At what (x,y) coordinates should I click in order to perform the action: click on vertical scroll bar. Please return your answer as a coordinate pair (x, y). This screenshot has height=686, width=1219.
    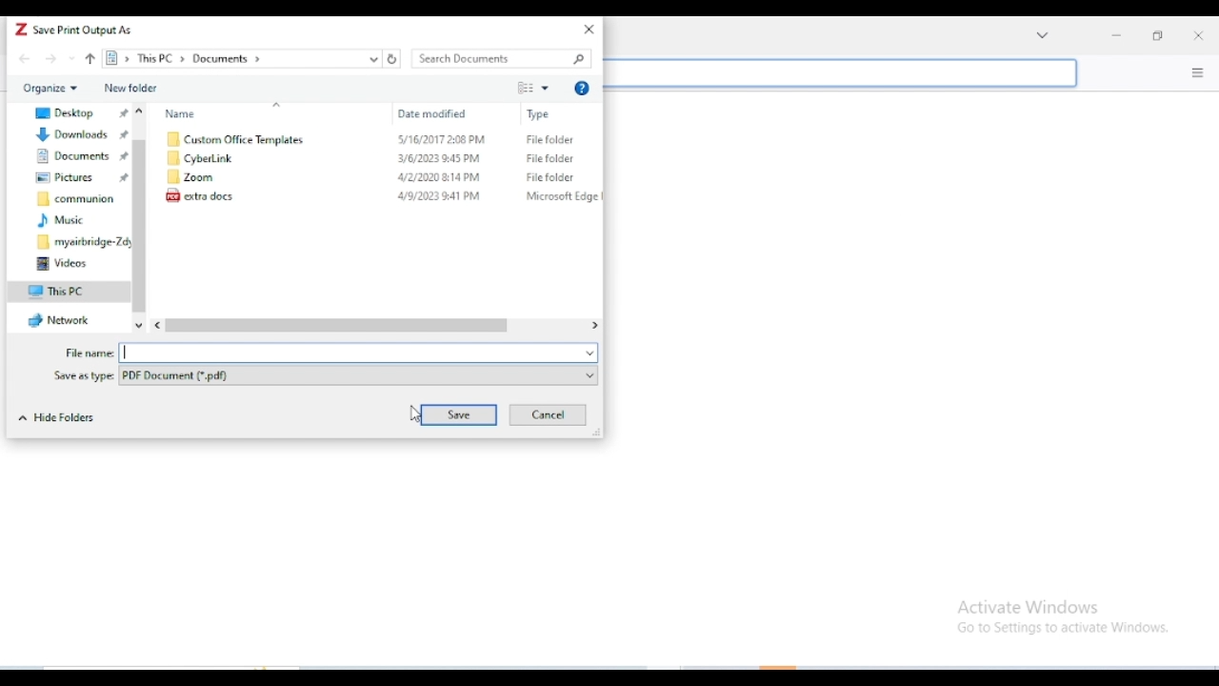
    Looking at the image, I should click on (142, 218).